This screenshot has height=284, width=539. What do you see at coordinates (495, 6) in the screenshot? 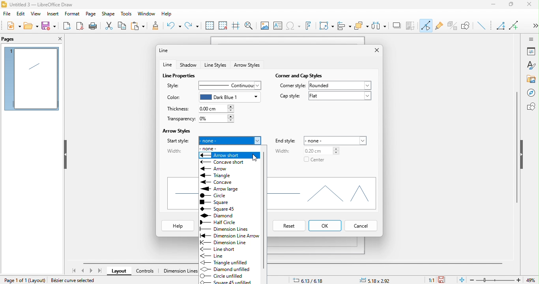
I see `minimize` at bounding box center [495, 6].